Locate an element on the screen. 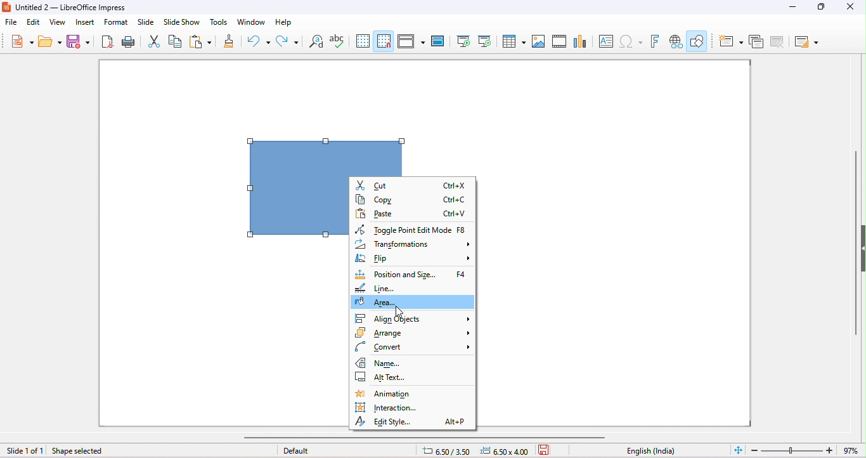 The width and height of the screenshot is (866, 458). clone is located at coordinates (229, 40).